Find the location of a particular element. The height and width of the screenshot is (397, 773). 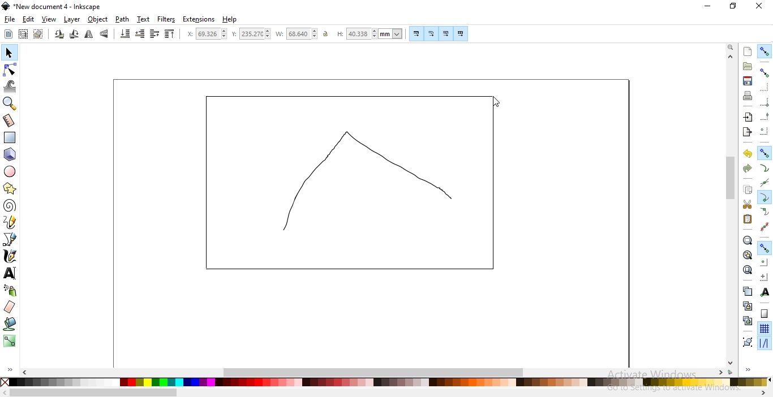

spray objects by scuplting or painting is located at coordinates (11, 290).